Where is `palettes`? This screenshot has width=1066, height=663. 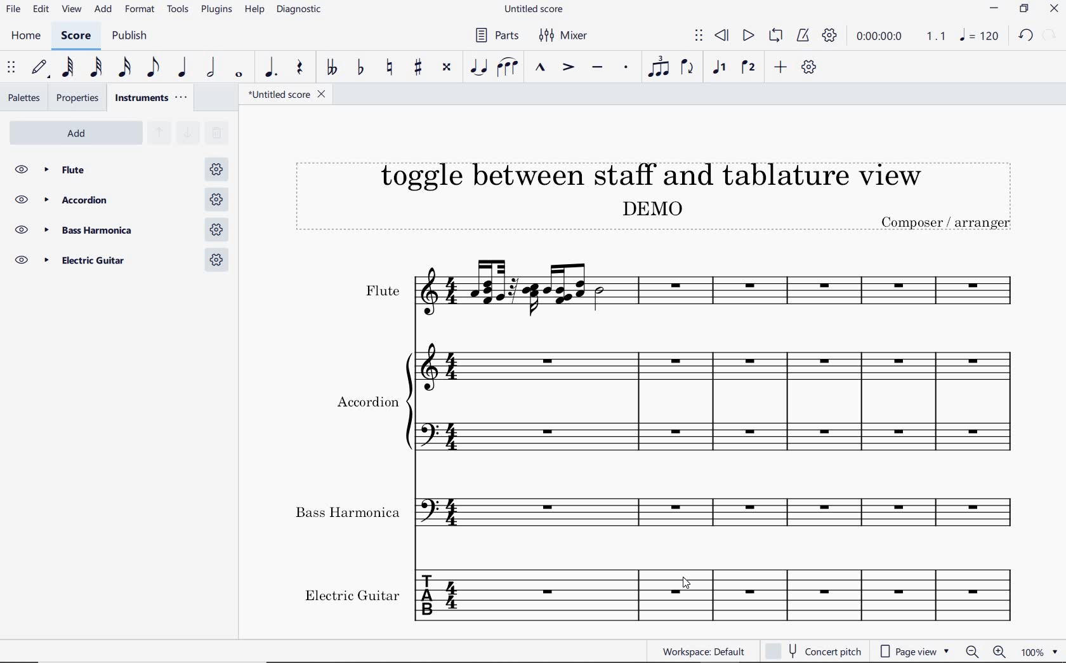
palettes is located at coordinates (25, 97).